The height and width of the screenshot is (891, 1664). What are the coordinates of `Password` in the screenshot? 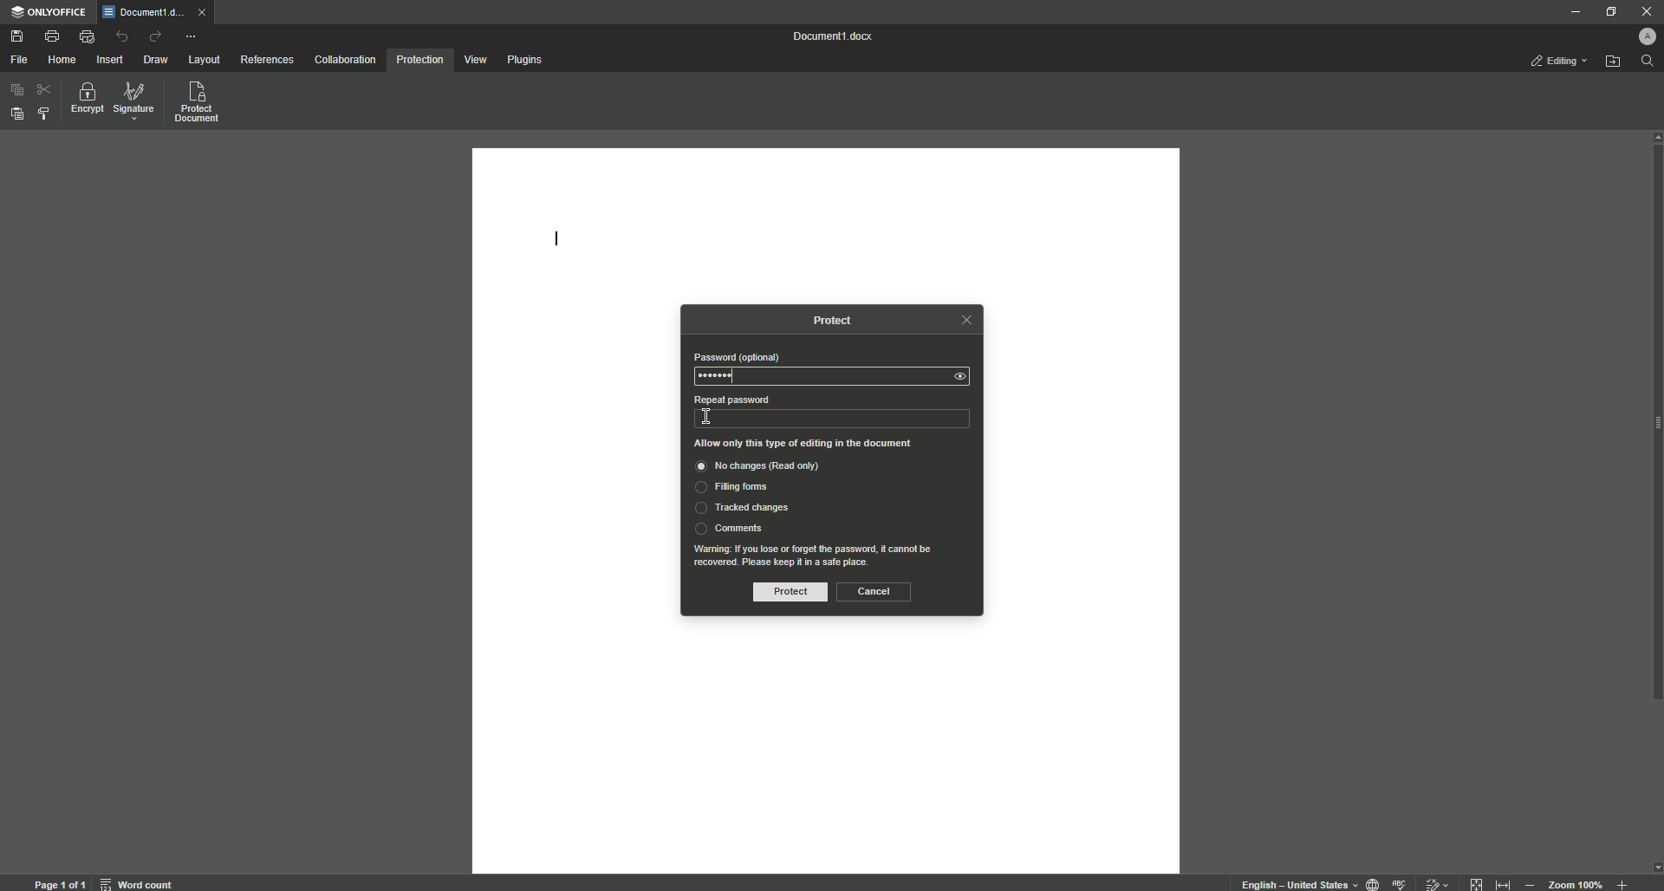 It's located at (736, 357).